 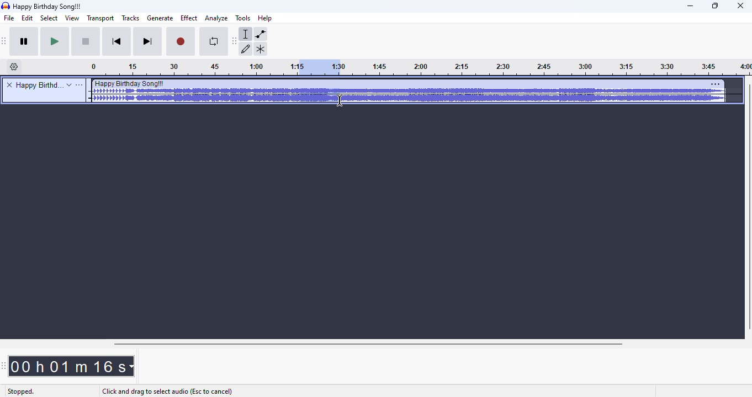 I want to click on logo, so click(x=6, y=6).